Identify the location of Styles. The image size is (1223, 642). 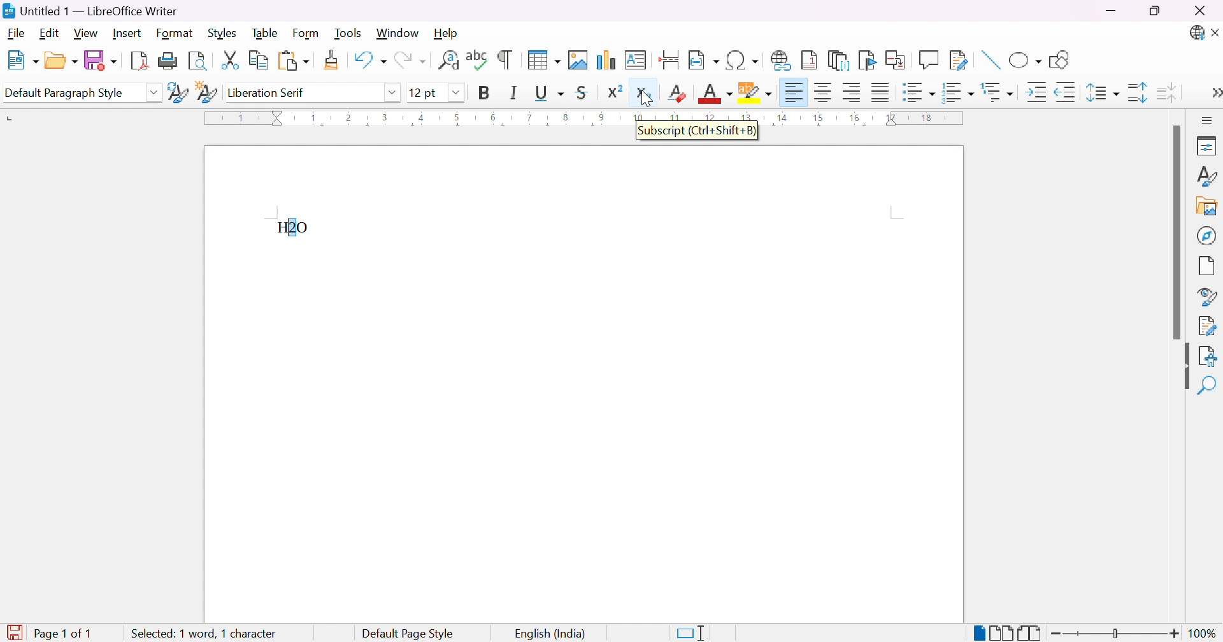
(225, 32).